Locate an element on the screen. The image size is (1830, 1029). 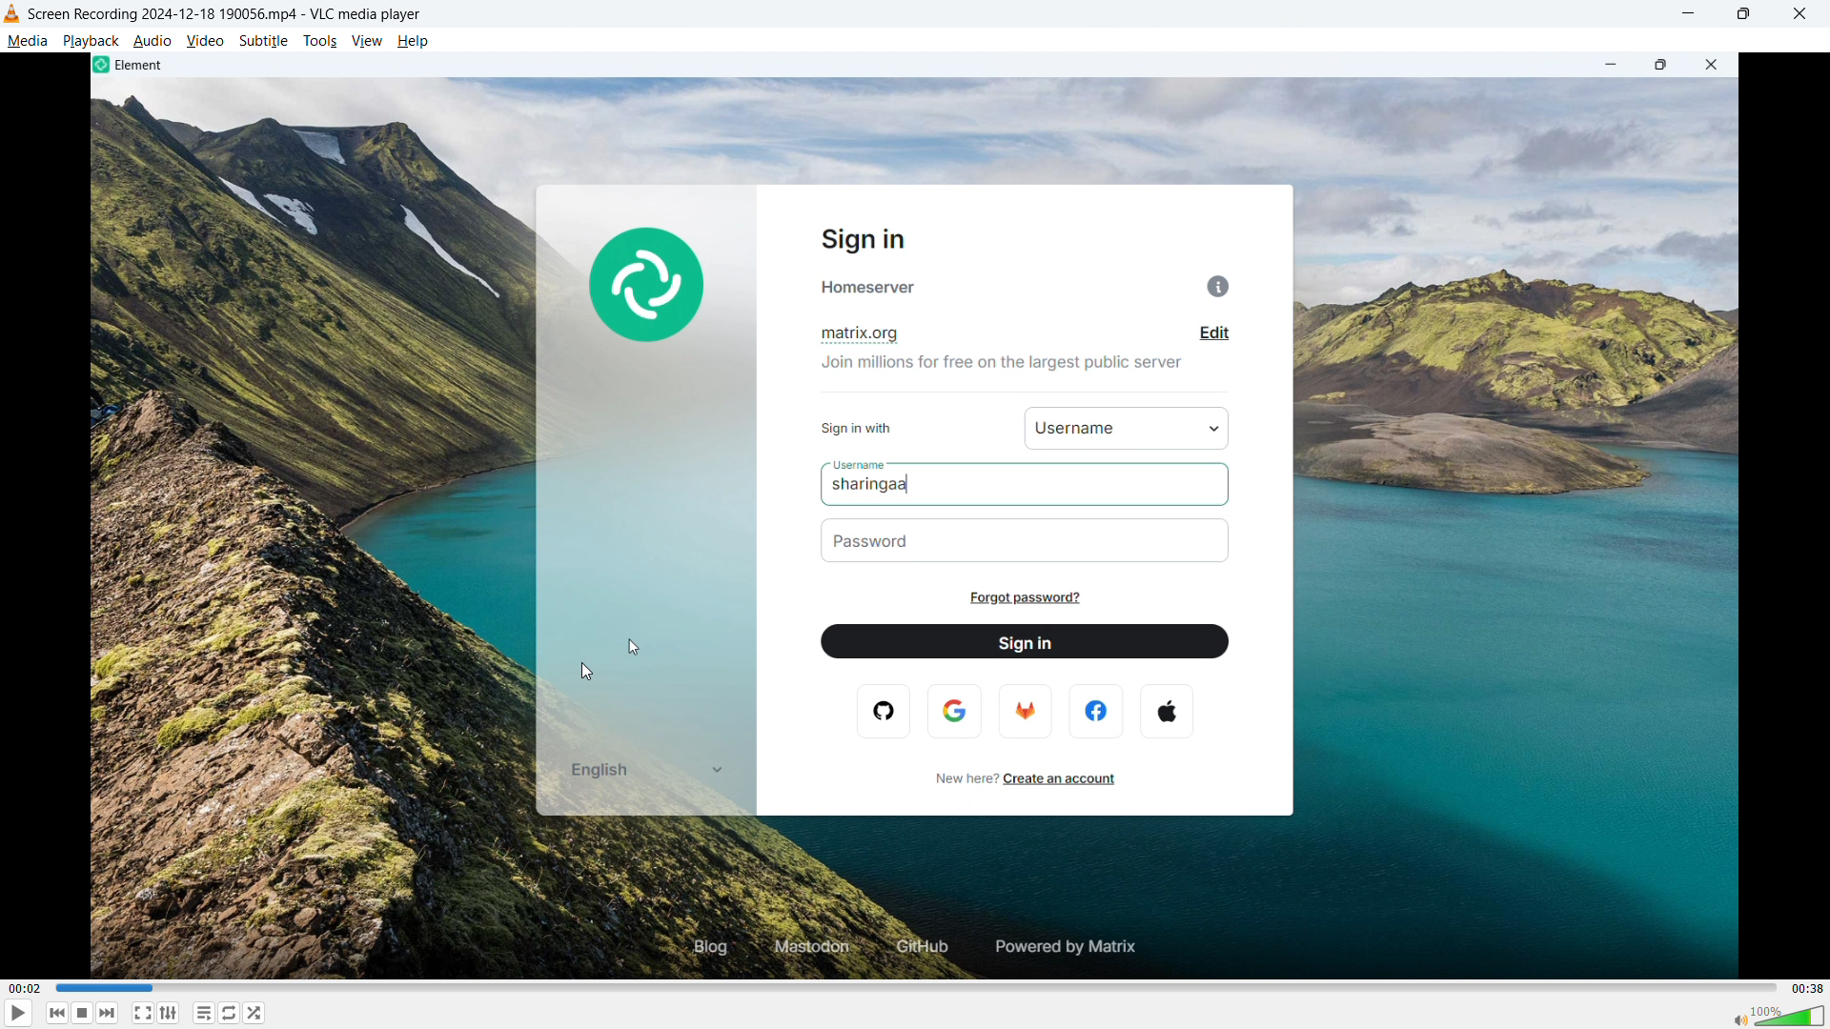
New here? is located at coordinates (954, 779).